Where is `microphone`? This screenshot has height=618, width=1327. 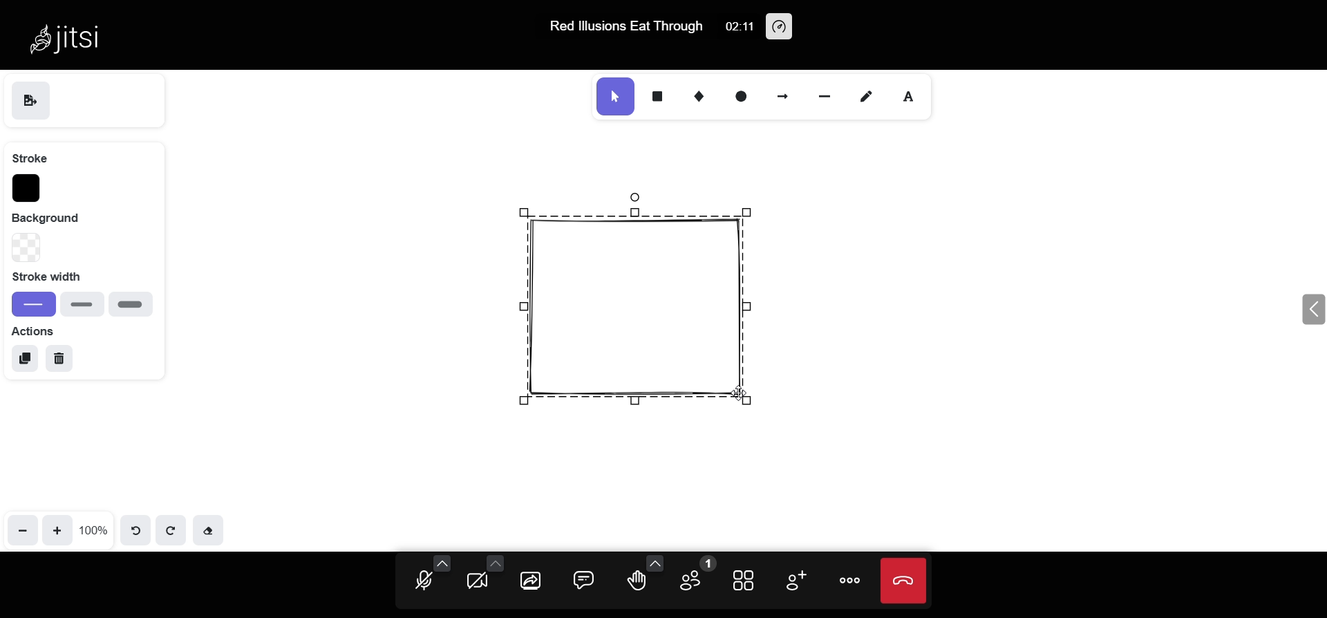 microphone is located at coordinates (424, 582).